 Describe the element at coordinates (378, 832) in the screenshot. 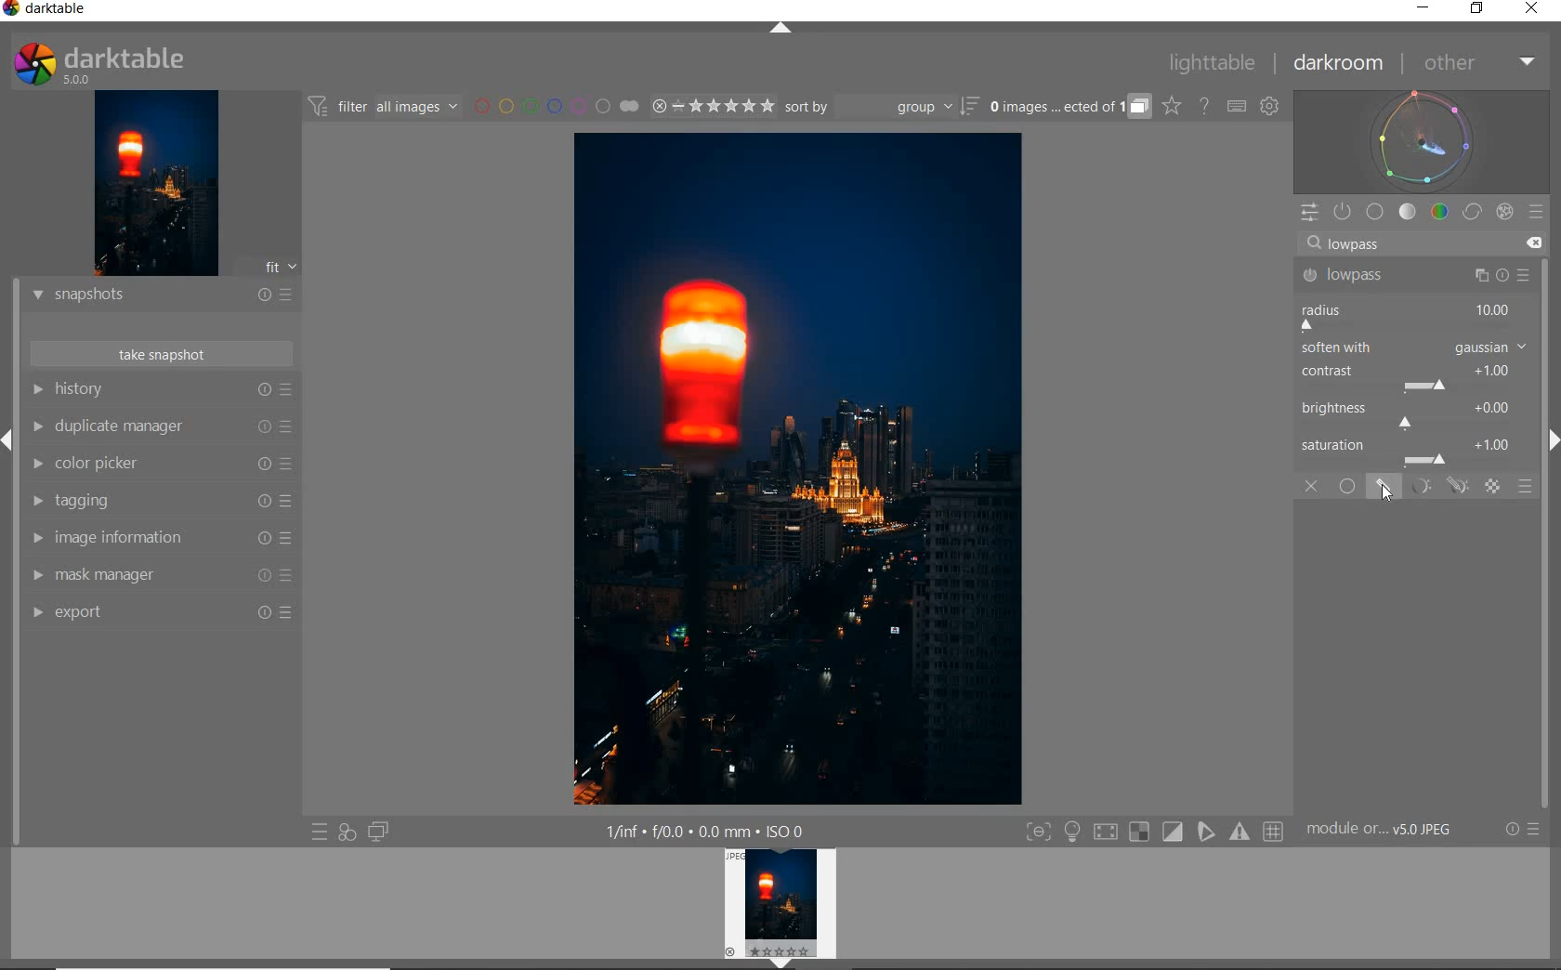

I see `DISPLAY A SECOND DARKROOM IMAGE WINDOW` at that location.